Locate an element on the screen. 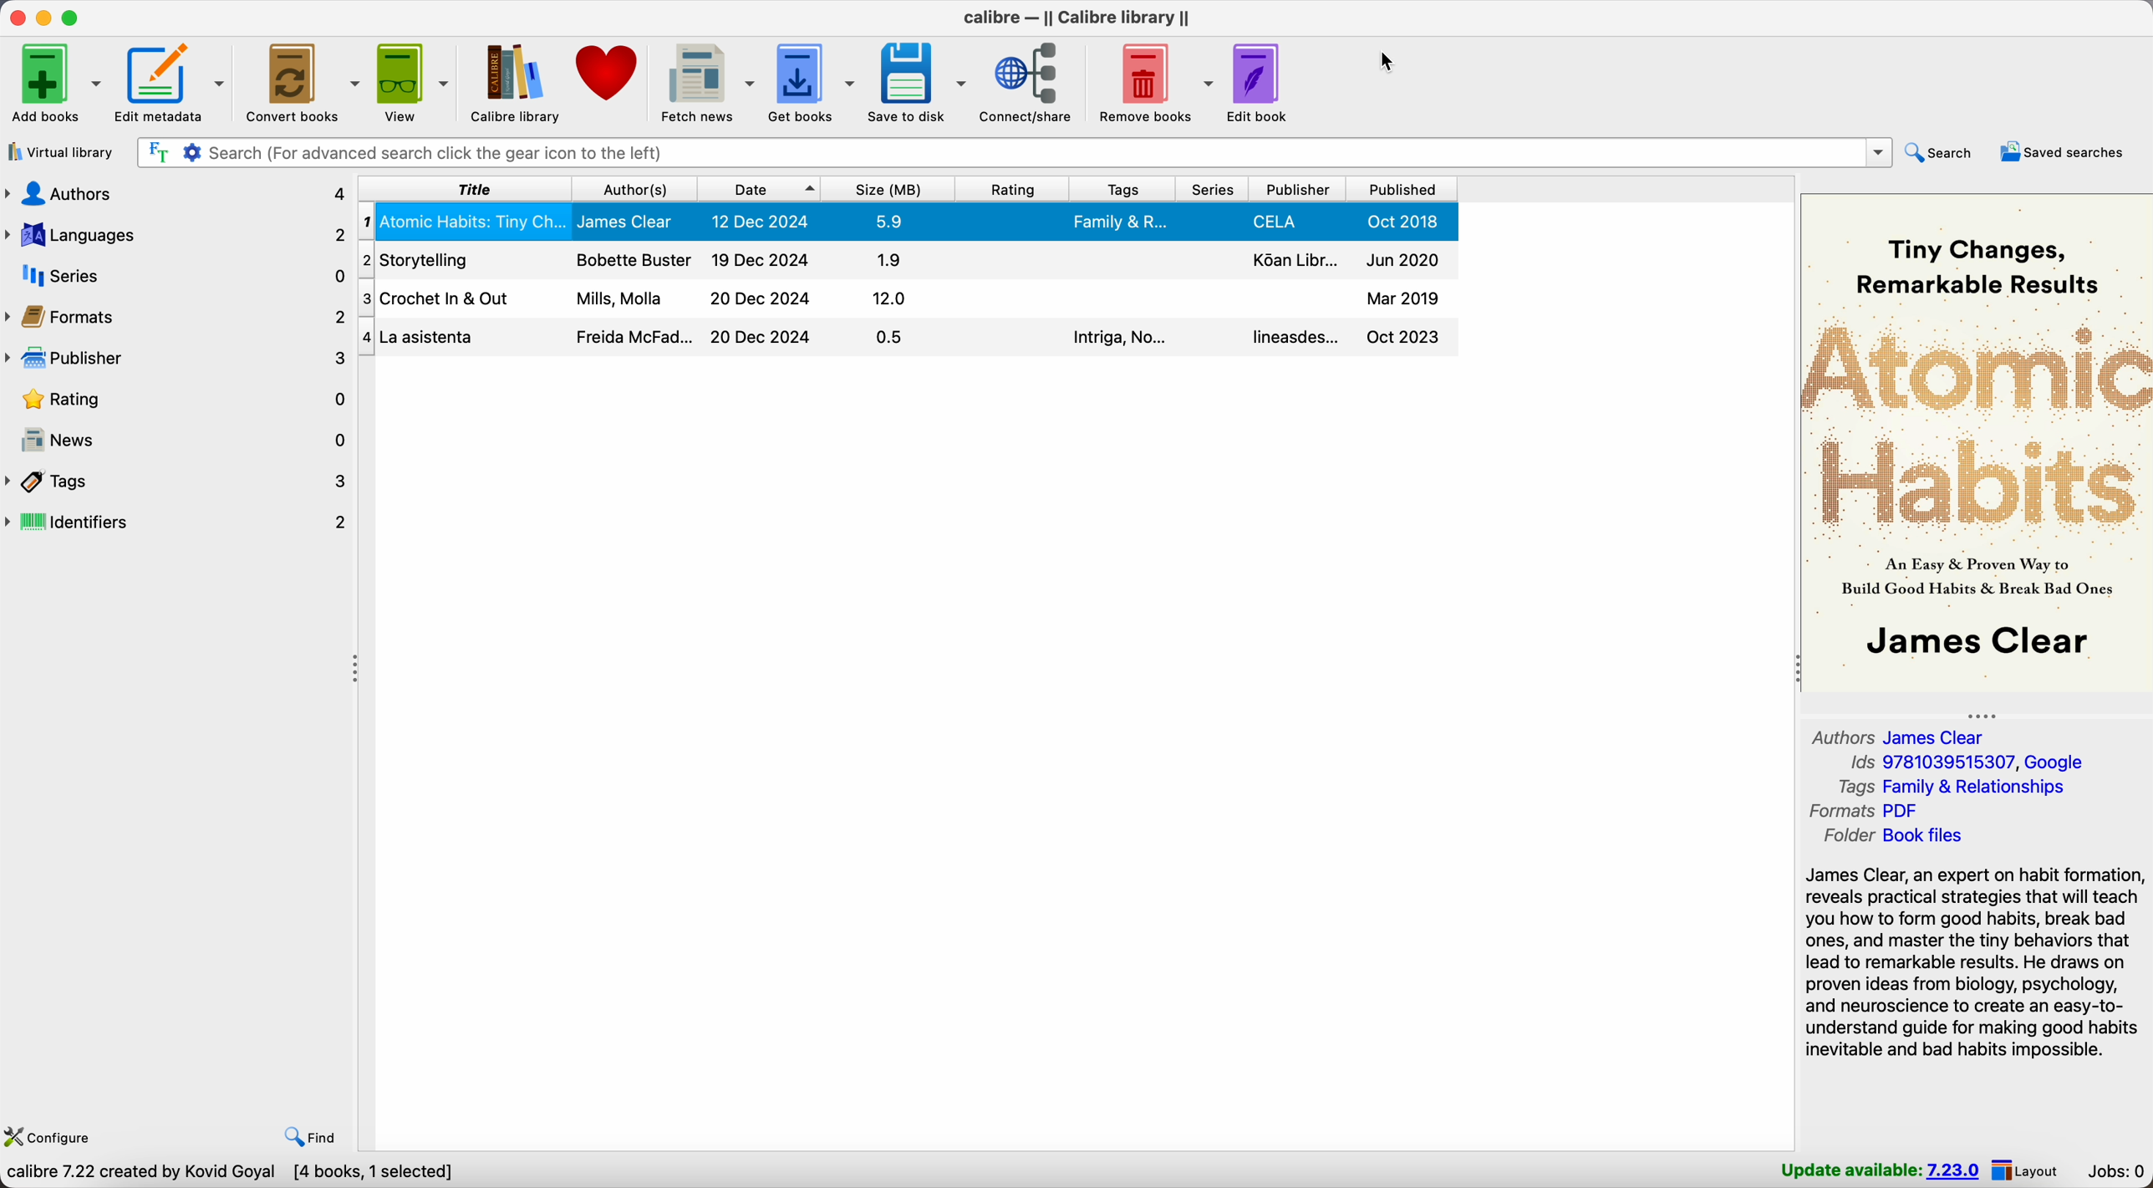 This screenshot has height=1188, width=2153. authors is located at coordinates (1902, 734).